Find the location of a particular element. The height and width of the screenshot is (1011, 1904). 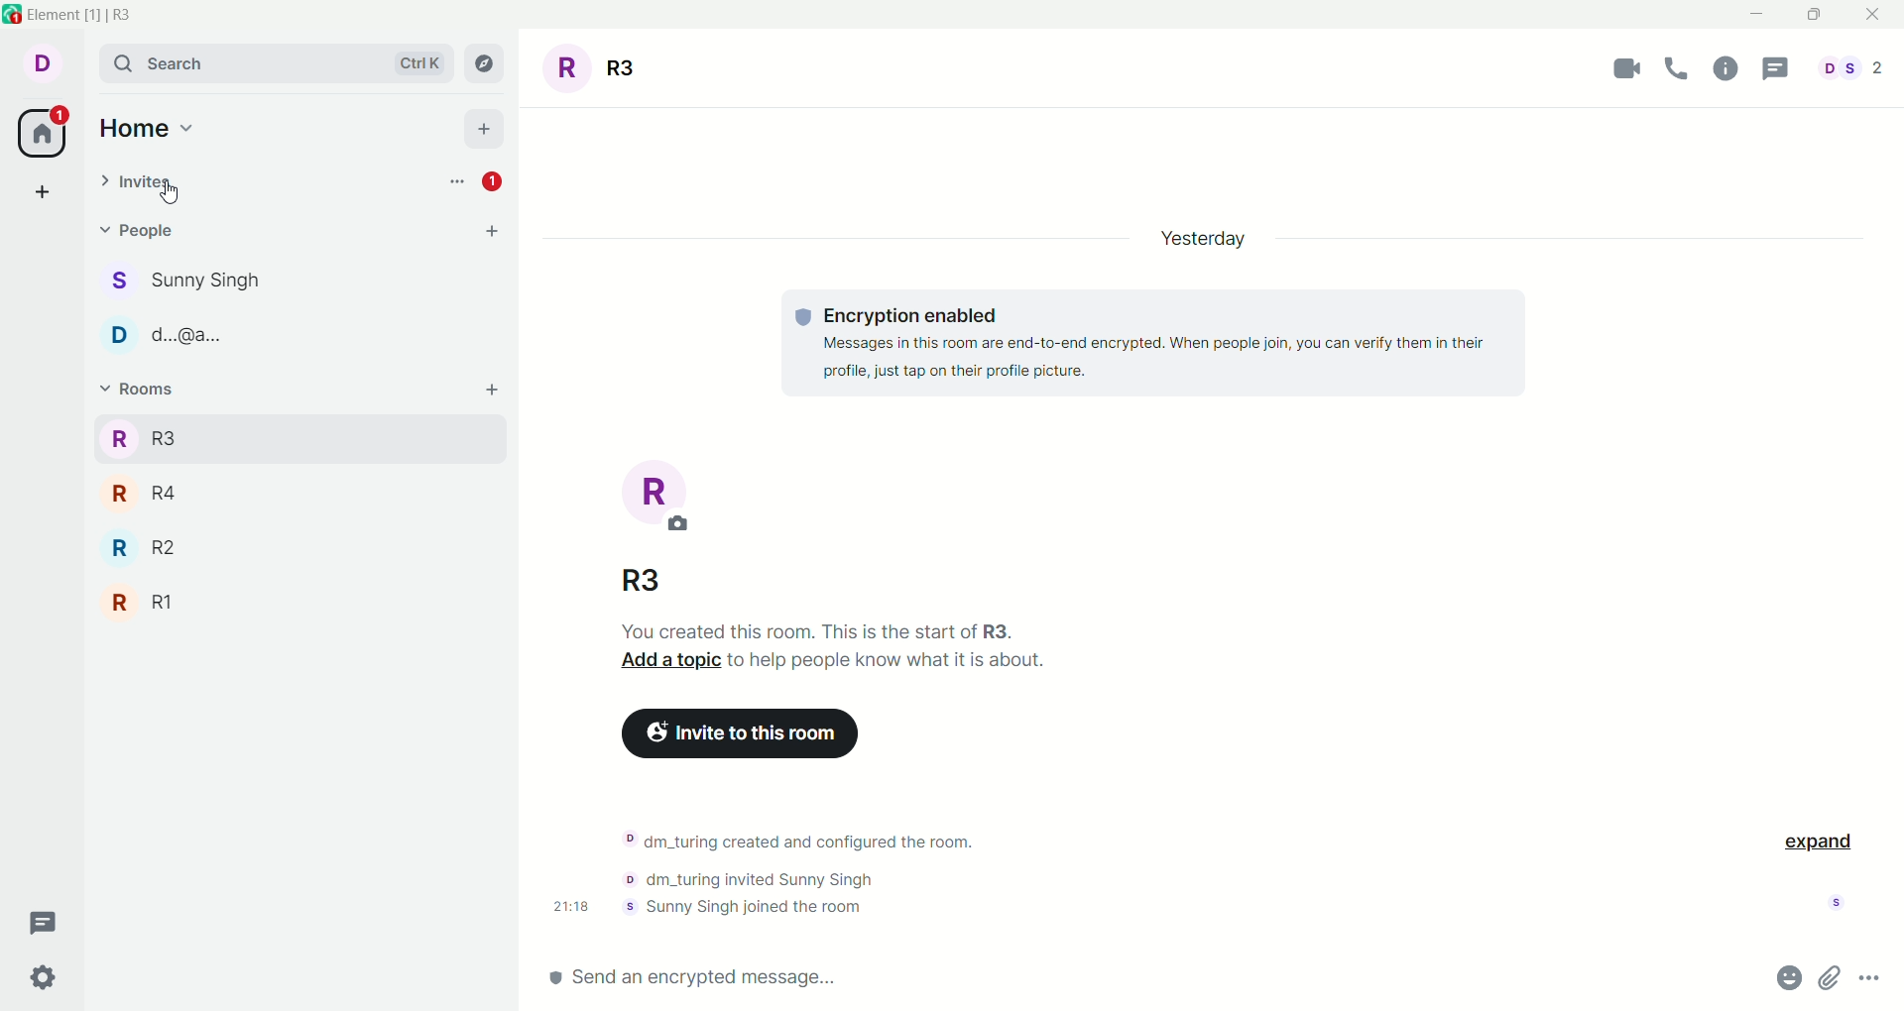

display picture is located at coordinates (656, 496).